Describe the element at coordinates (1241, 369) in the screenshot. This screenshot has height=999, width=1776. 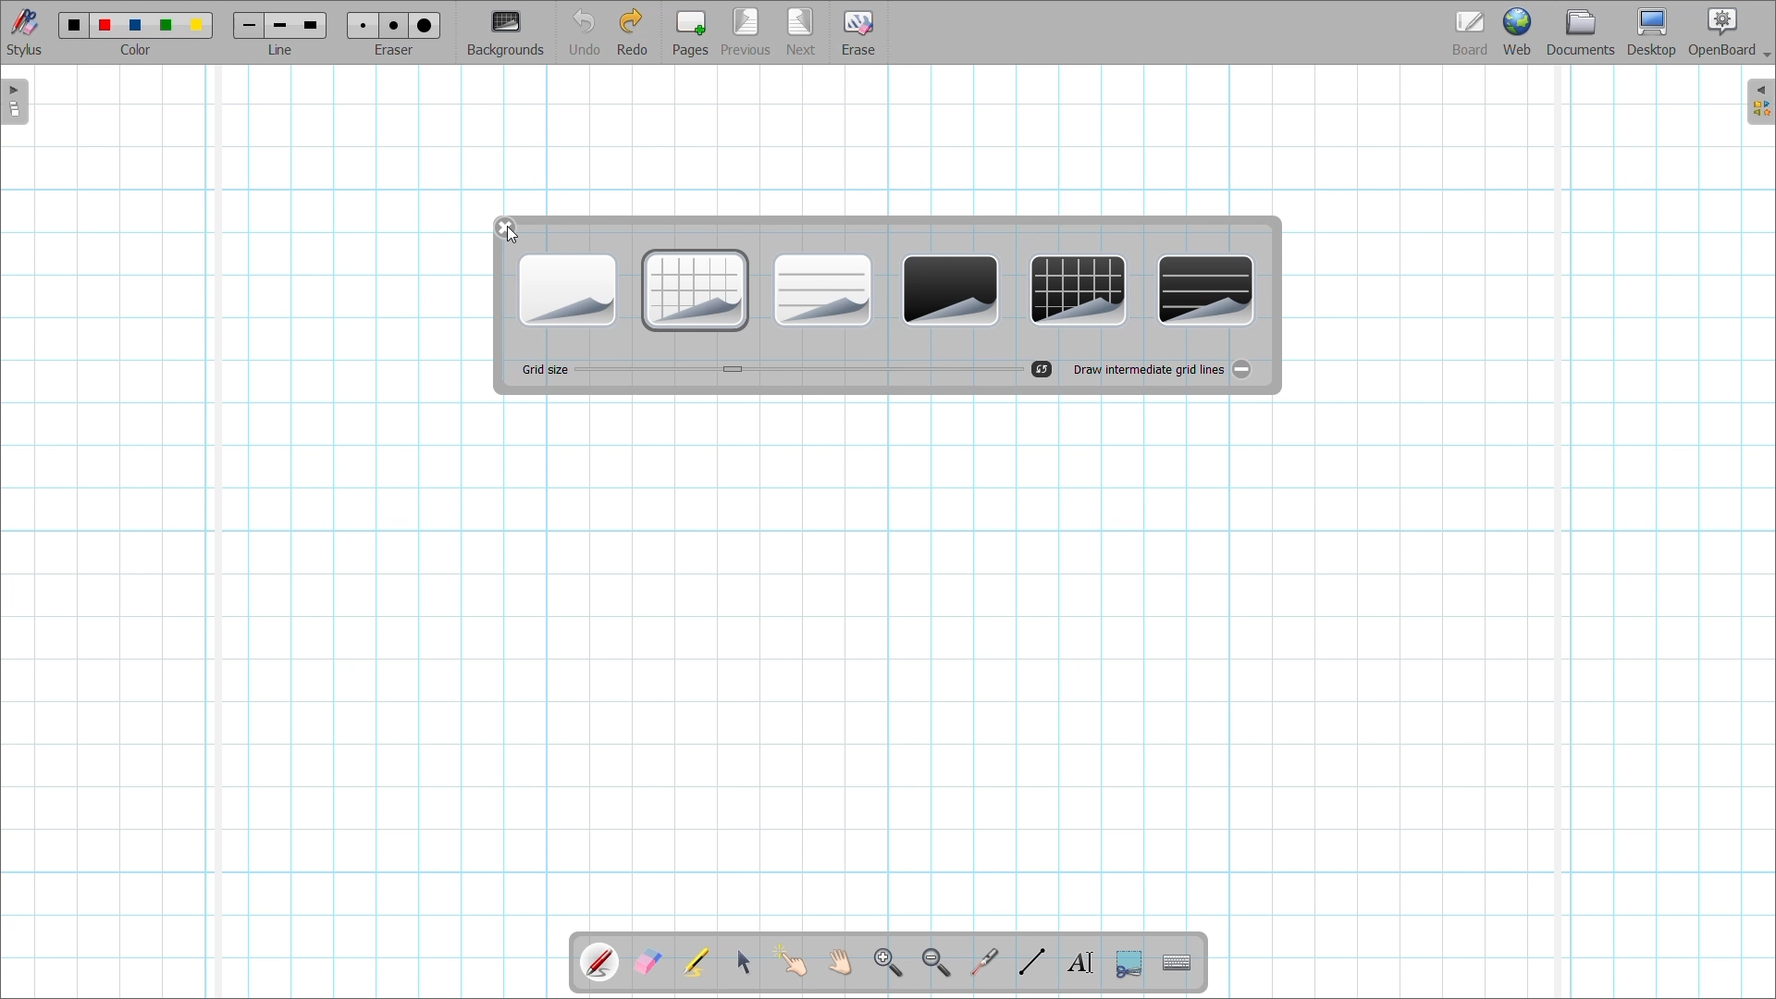
I see `Draw intermediate grid lines` at that location.